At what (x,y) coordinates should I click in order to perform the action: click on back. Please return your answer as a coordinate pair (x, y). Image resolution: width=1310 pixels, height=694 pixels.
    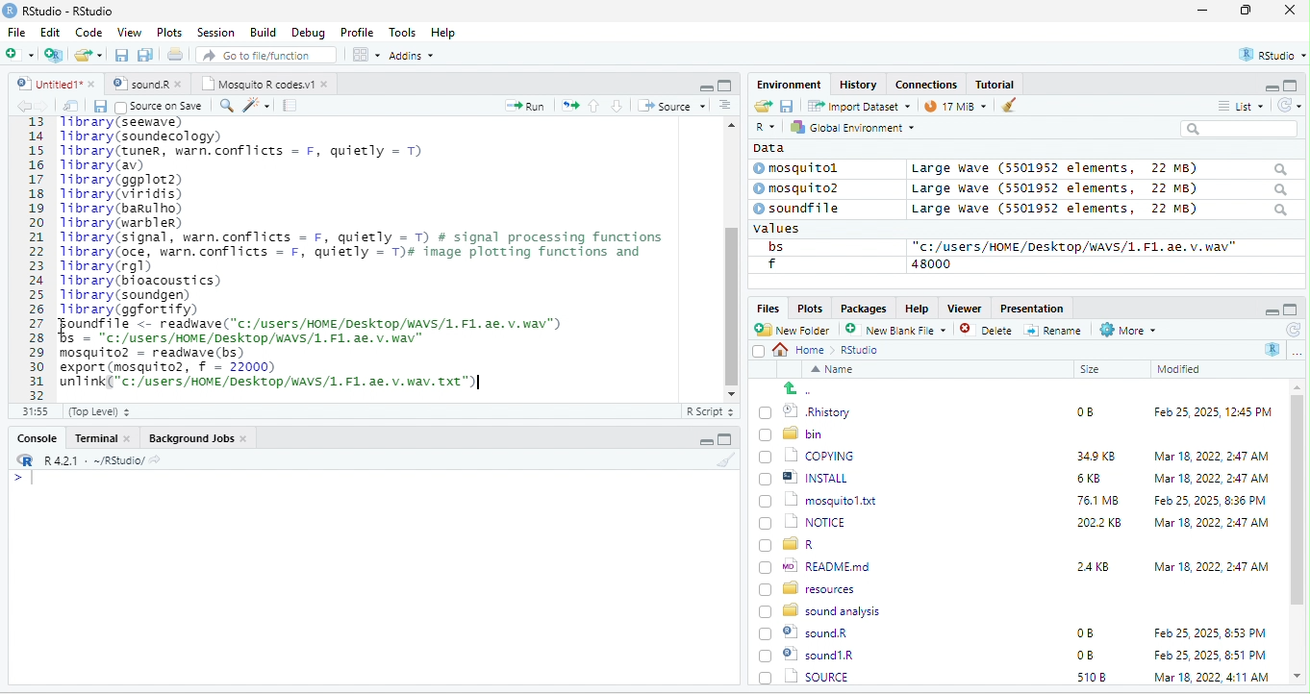
    Looking at the image, I should click on (27, 107).